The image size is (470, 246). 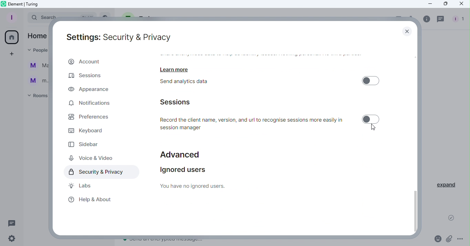 What do you see at coordinates (13, 36) in the screenshot?
I see `Home` at bounding box center [13, 36].